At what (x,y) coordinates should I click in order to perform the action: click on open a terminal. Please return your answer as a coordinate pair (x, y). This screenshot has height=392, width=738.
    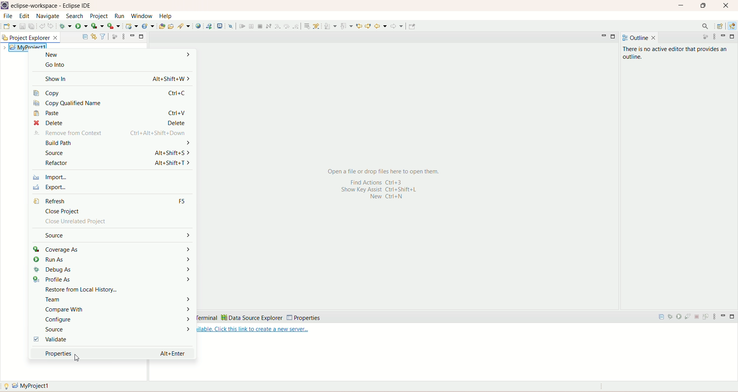
    Looking at the image, I should click on (220, 26).